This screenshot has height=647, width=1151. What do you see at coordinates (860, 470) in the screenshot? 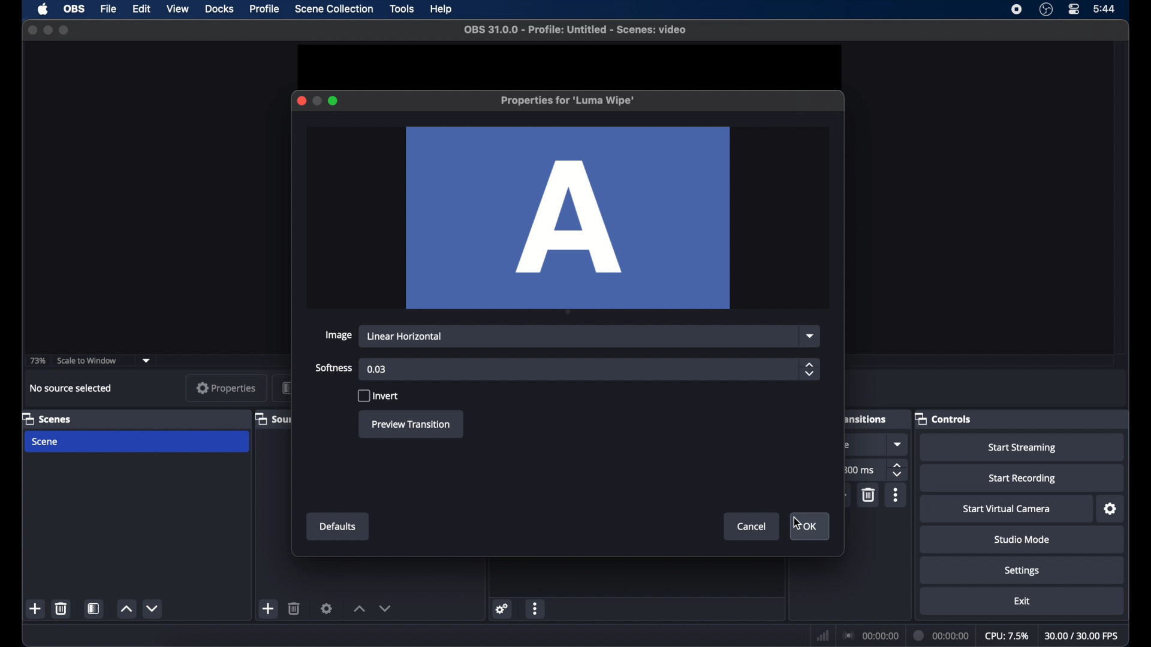
I see `300 ms` at bounding box center [860, 470].